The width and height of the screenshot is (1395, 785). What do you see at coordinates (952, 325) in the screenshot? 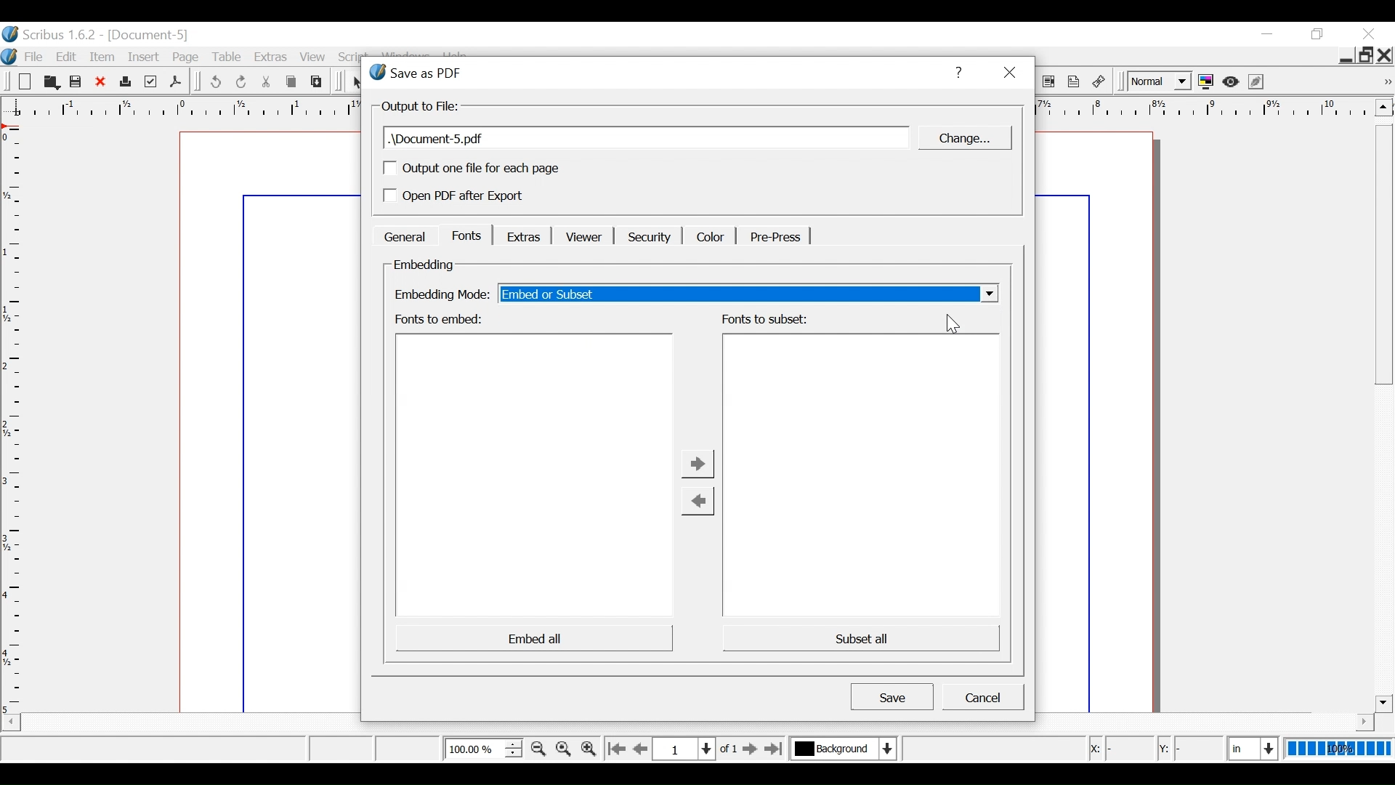
I see `Cursor` at bounding box center [952, 325].